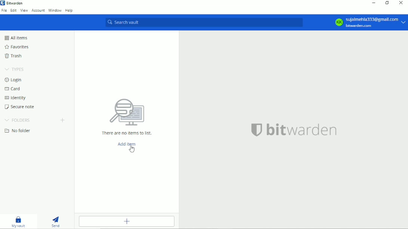 This screenshot has height=229, width=408. Describe the element at coordinates (15, 98) in the screenshot. I see `Identity` at that location.